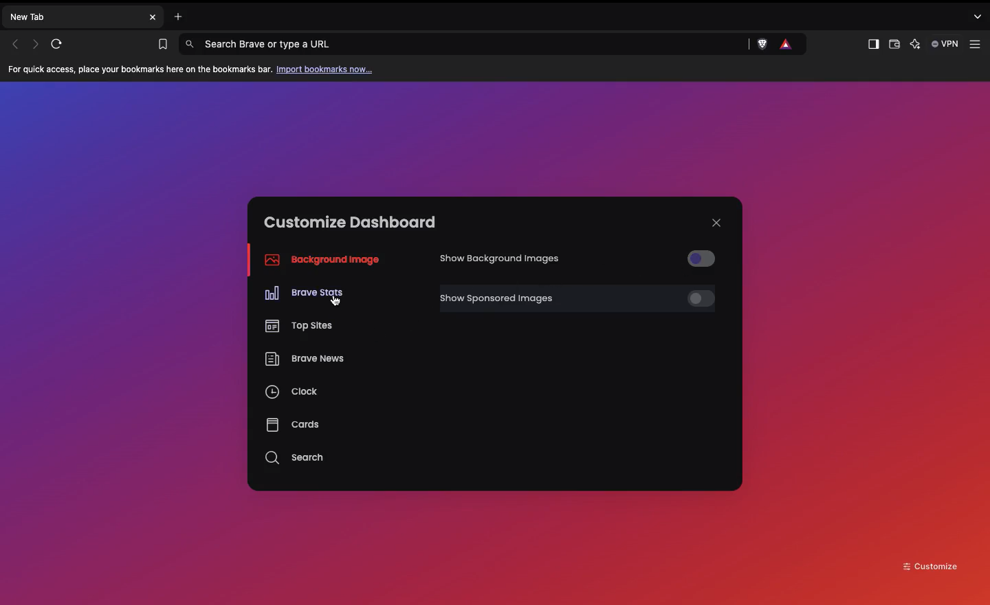 The image size is (990, 605). Describe the element at coordinates (914, 45) in the screenshot. I see `Leo AI` at that location.